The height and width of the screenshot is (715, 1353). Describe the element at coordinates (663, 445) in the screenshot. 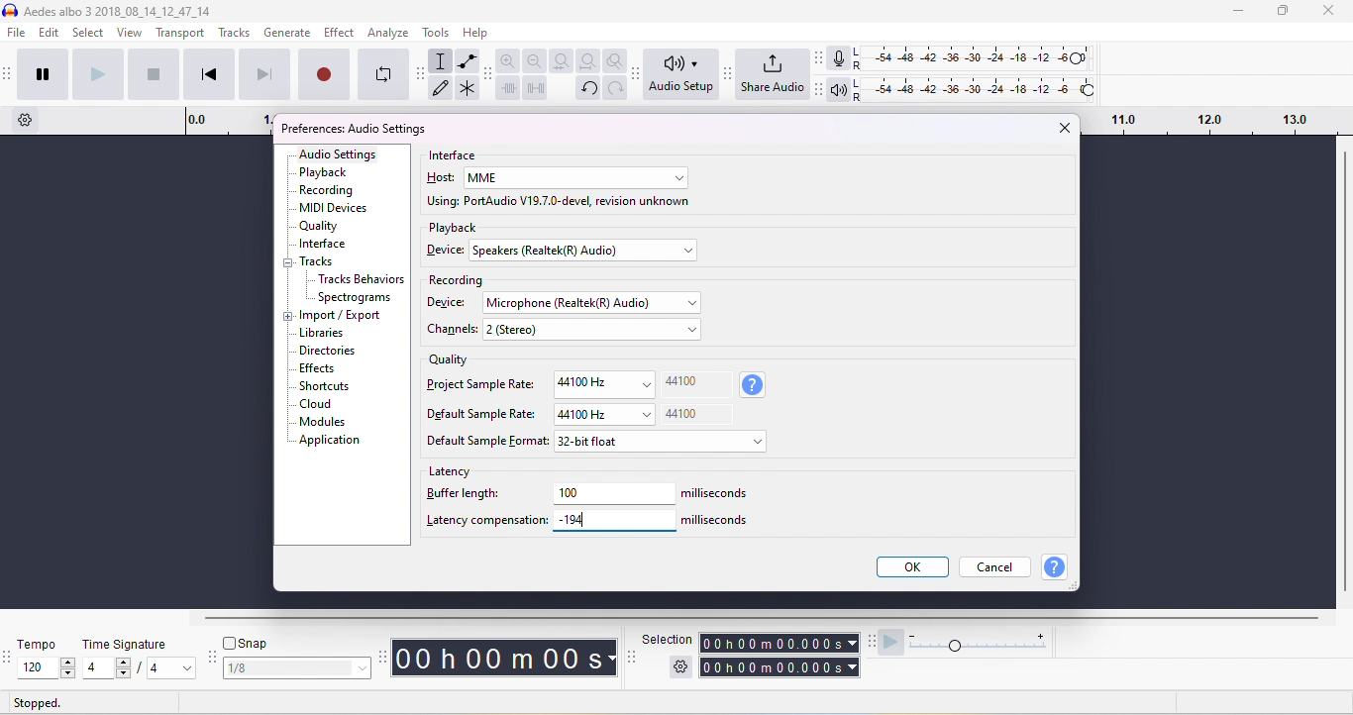

I see `select default sample format` at that location.